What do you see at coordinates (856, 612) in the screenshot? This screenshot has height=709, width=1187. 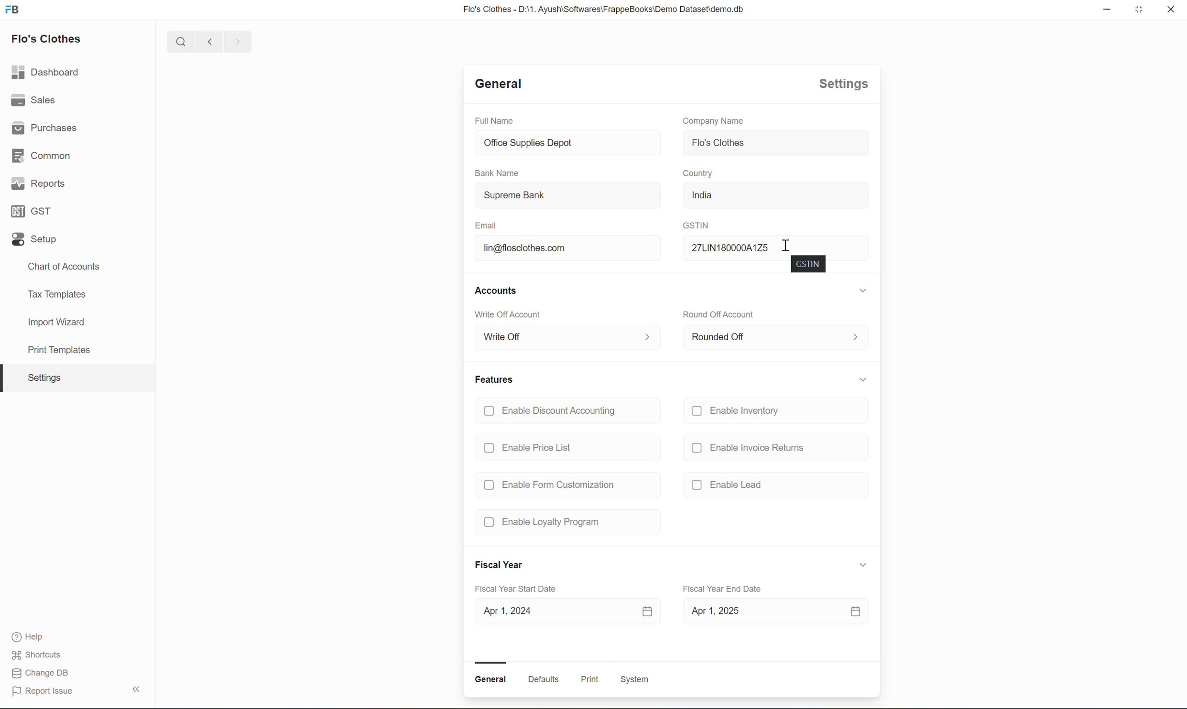 I see `calendar icon` at bounding box center [856, 612].